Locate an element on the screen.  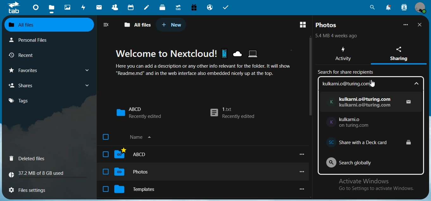
more options is located at coordinates (303, 172).